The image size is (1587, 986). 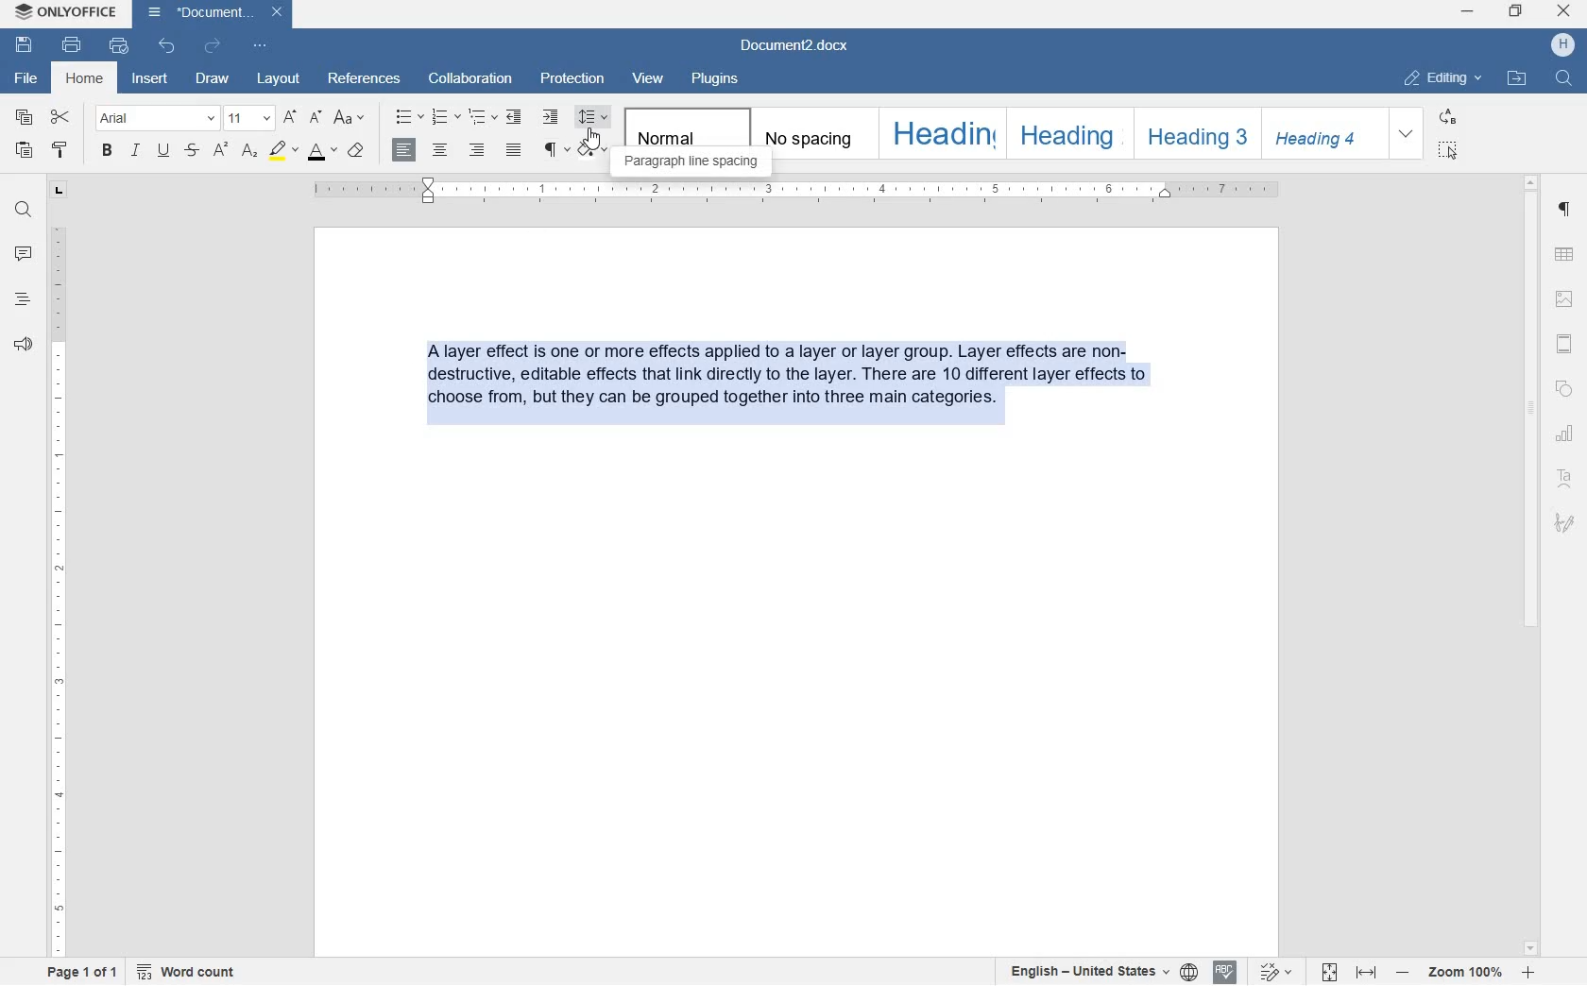 What do you see at coordinates (471, 80) in the screenshot?
I see `collaboration` at bounding box center [471, 80].